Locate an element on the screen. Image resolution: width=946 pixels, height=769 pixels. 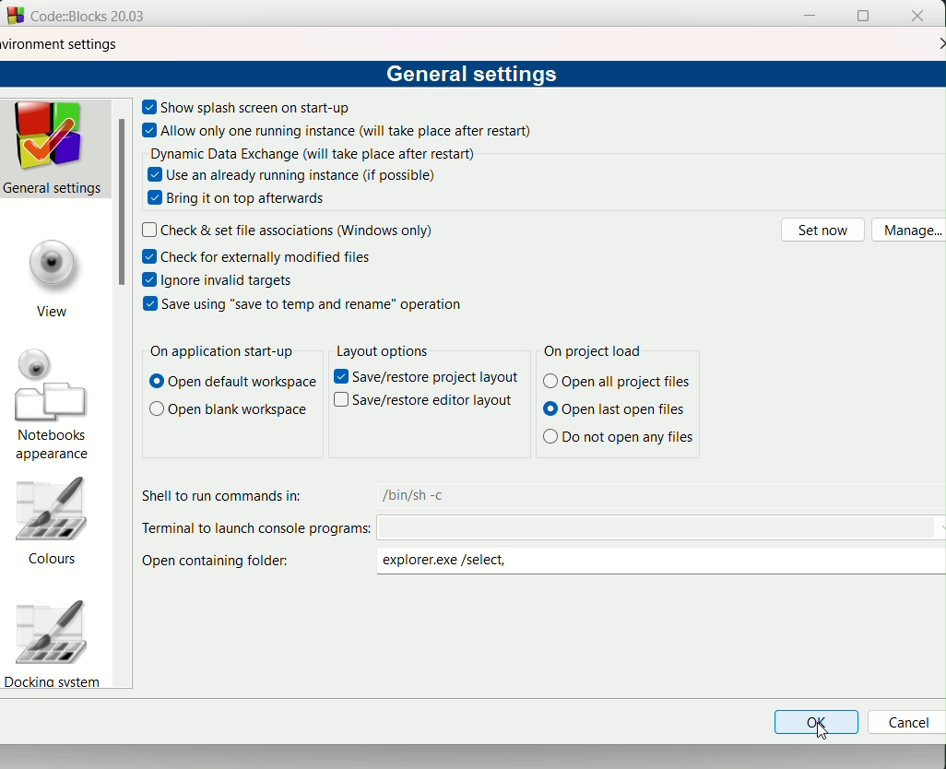
Open last open files is located at coordinates (617, 411).